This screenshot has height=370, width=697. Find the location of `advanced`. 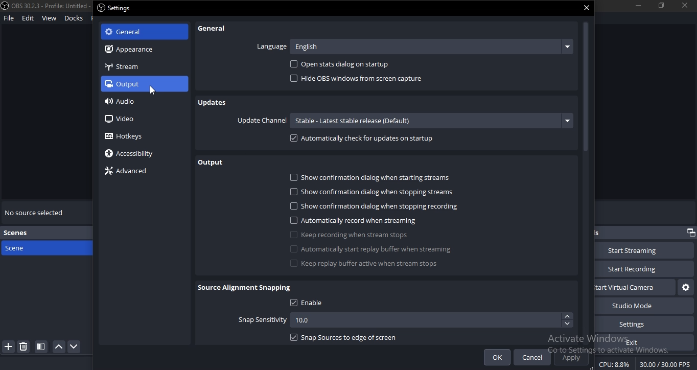

advanced is located at coordinates (128, 171).